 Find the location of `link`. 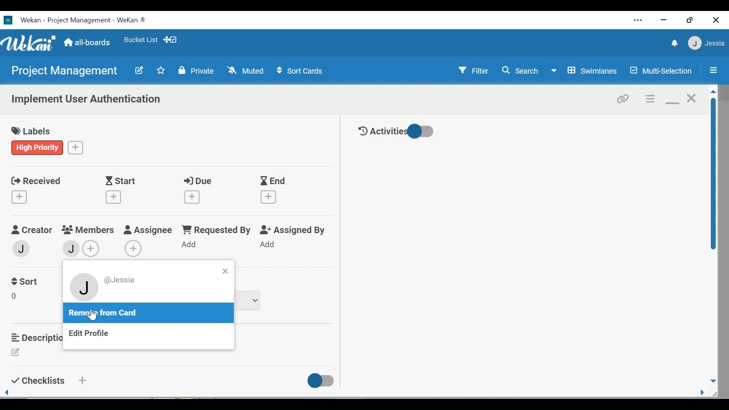

link is located at coordinates (625, 98).